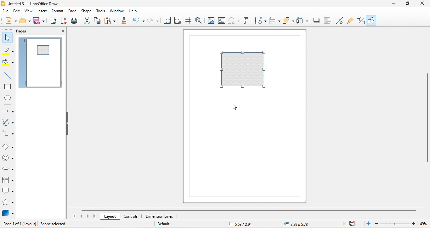  I want to click on 1, so click(25, 43).